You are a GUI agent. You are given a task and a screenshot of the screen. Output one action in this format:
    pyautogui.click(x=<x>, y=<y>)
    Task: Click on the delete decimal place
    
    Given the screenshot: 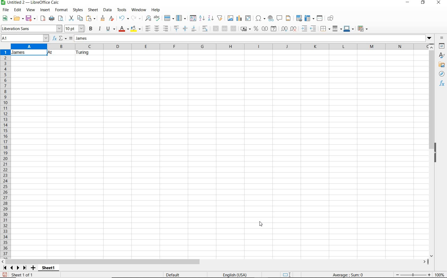 What is the action you would take?
    pyautogui.click(x=295, y=29)
    